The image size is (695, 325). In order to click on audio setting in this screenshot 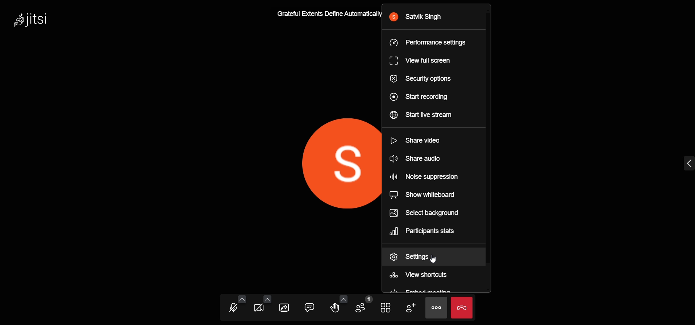, I will do `click(242, 298)`.